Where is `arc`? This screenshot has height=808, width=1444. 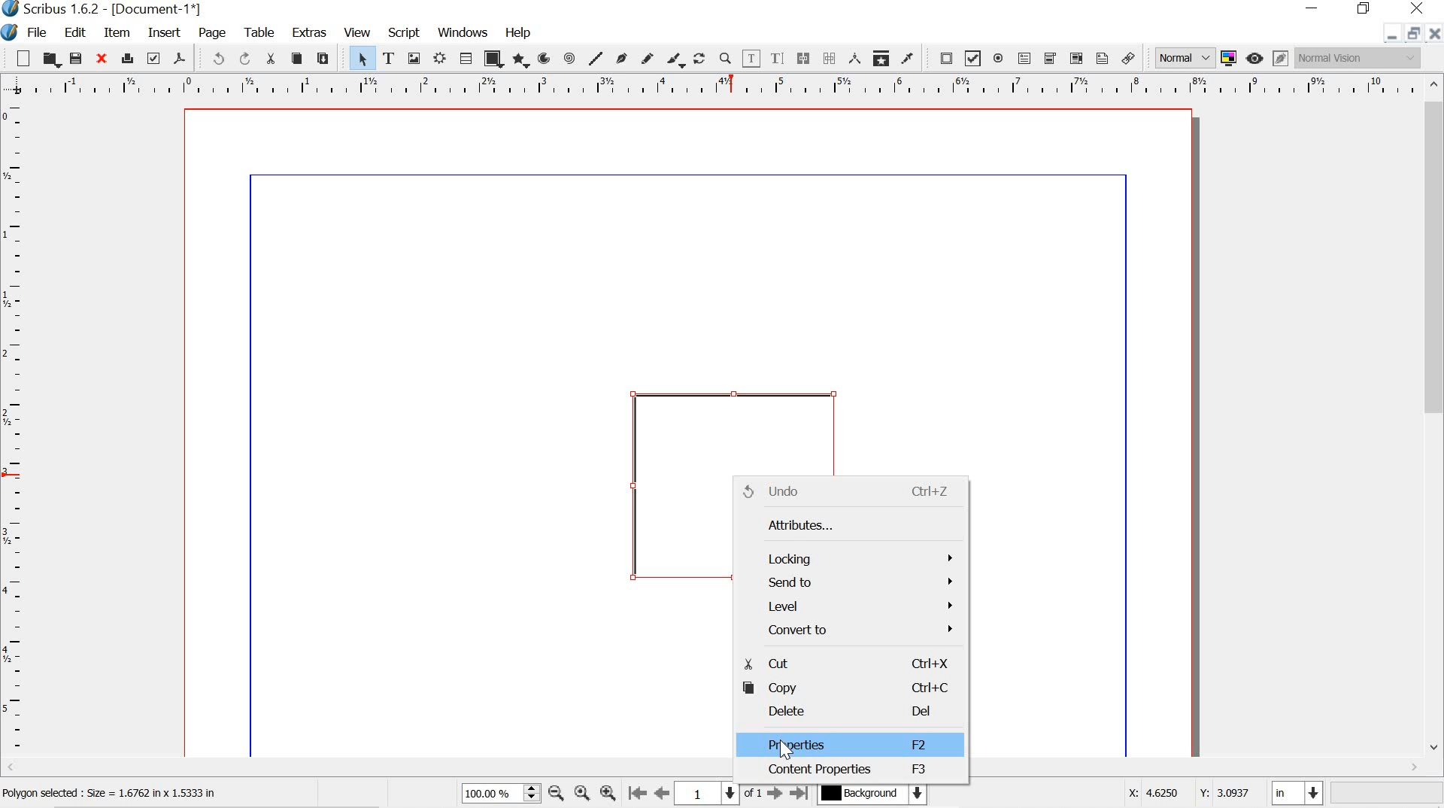 arc is located at coordinates (543, 59).